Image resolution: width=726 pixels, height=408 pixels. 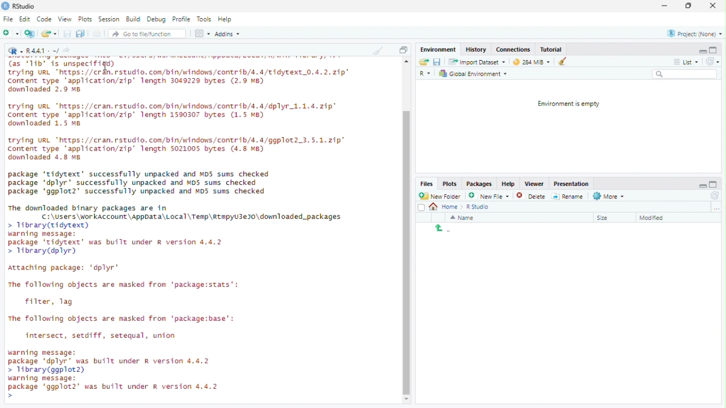 I want to click on Home, so click(x=447, y=207).